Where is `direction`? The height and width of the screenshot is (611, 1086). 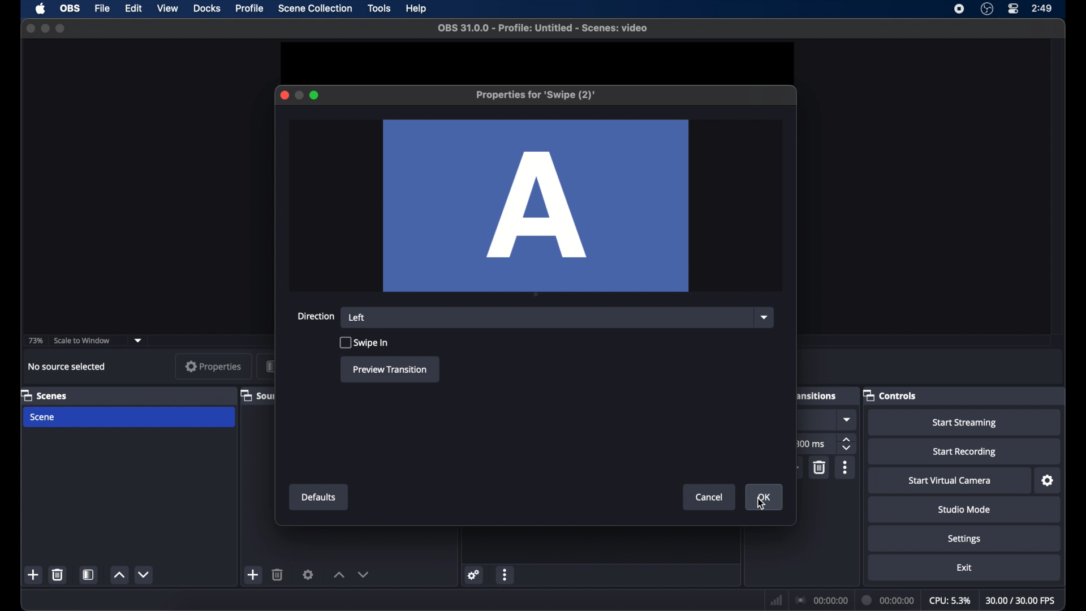 direction is located at coordinates (315, 316).